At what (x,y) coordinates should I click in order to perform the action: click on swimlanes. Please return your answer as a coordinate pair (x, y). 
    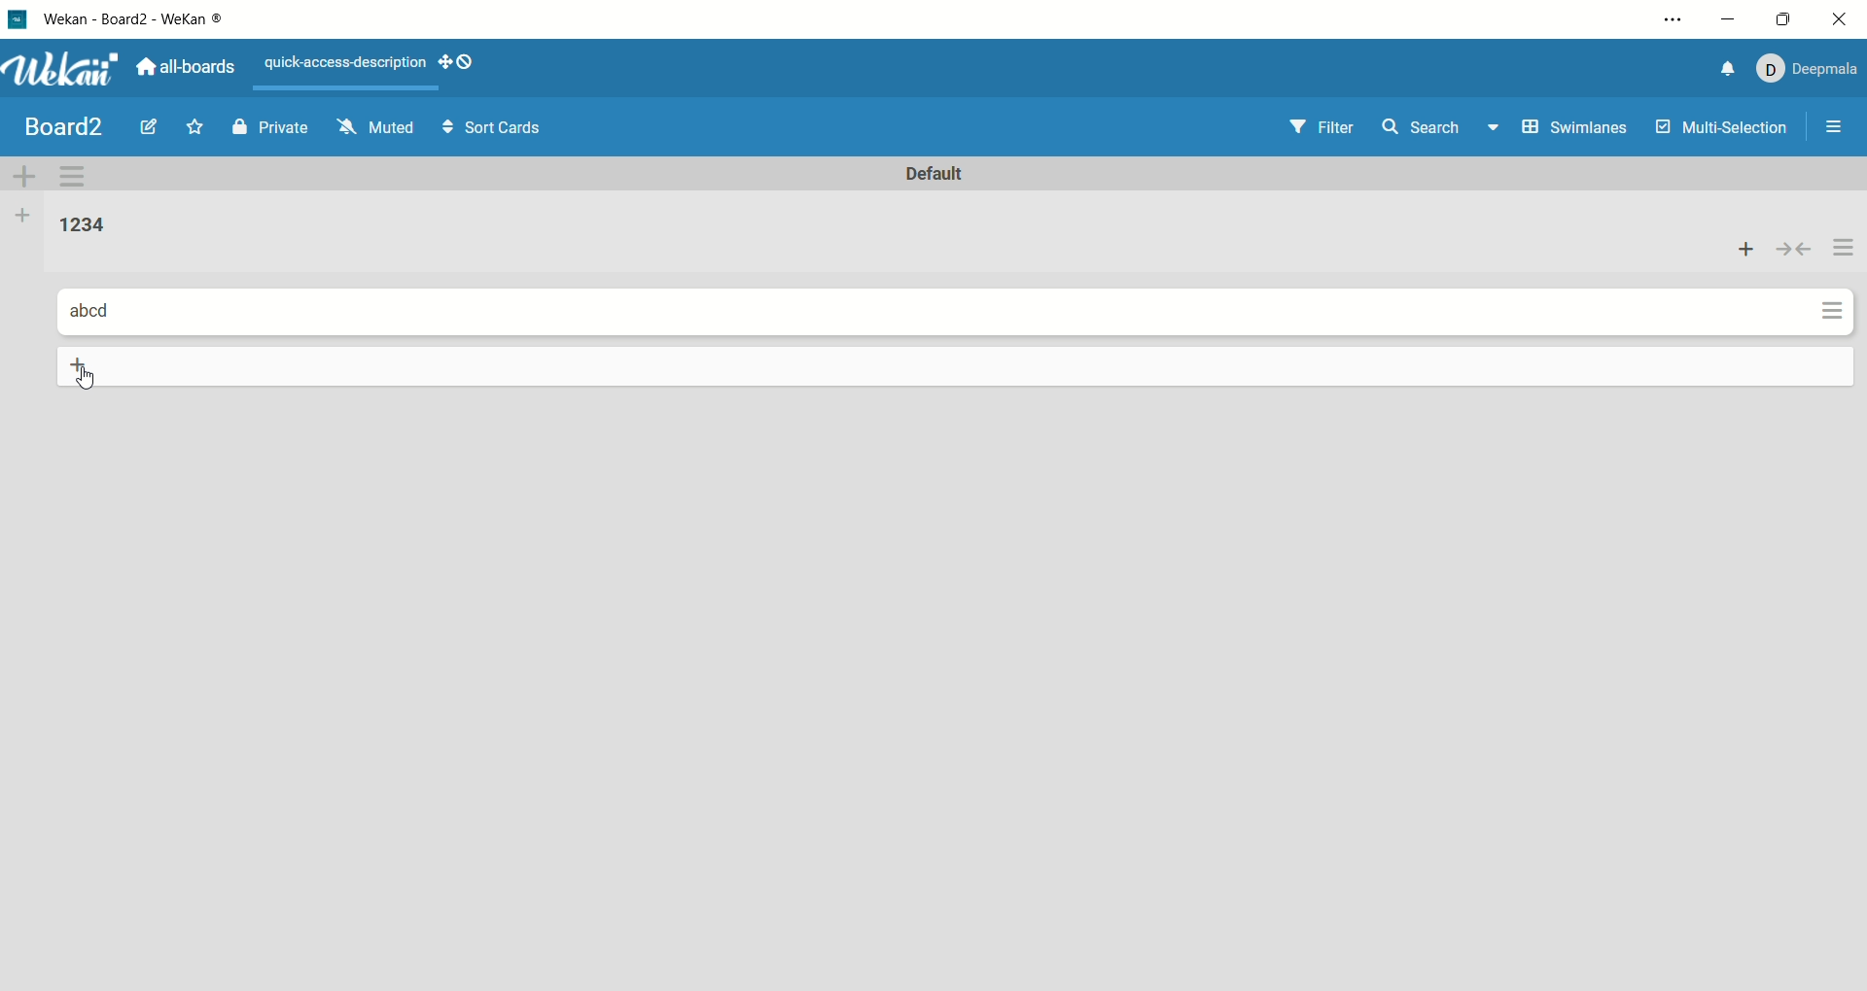
    Looking at the image, I should click on (1574, 122).